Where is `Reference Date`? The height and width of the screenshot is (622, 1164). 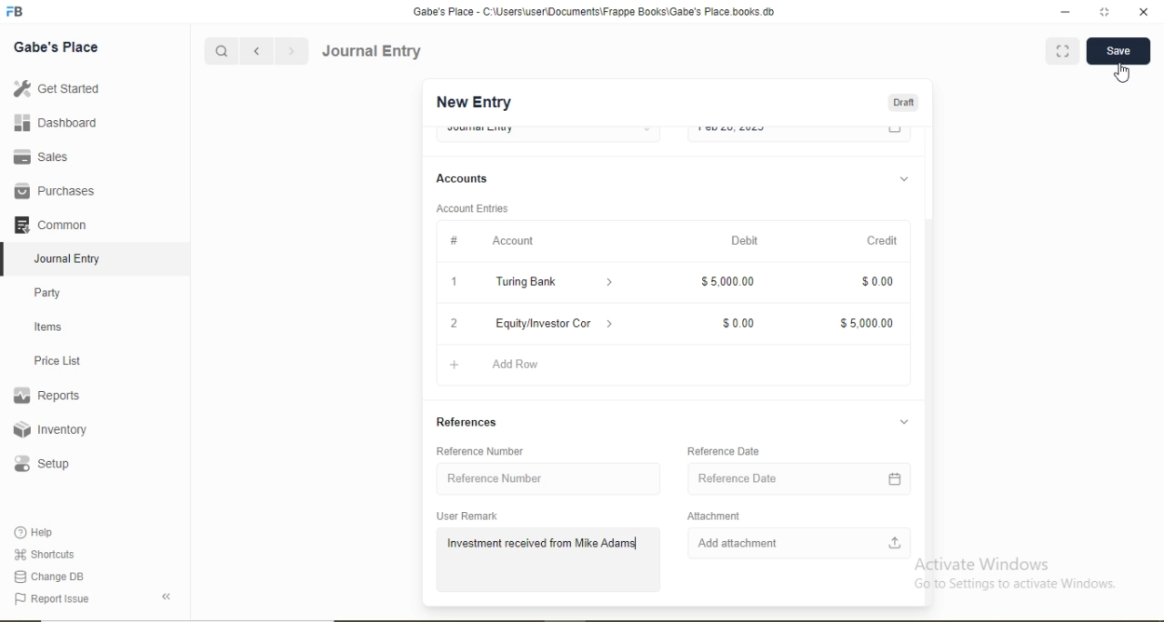
Reference Date is located at coordinates (738, 478).